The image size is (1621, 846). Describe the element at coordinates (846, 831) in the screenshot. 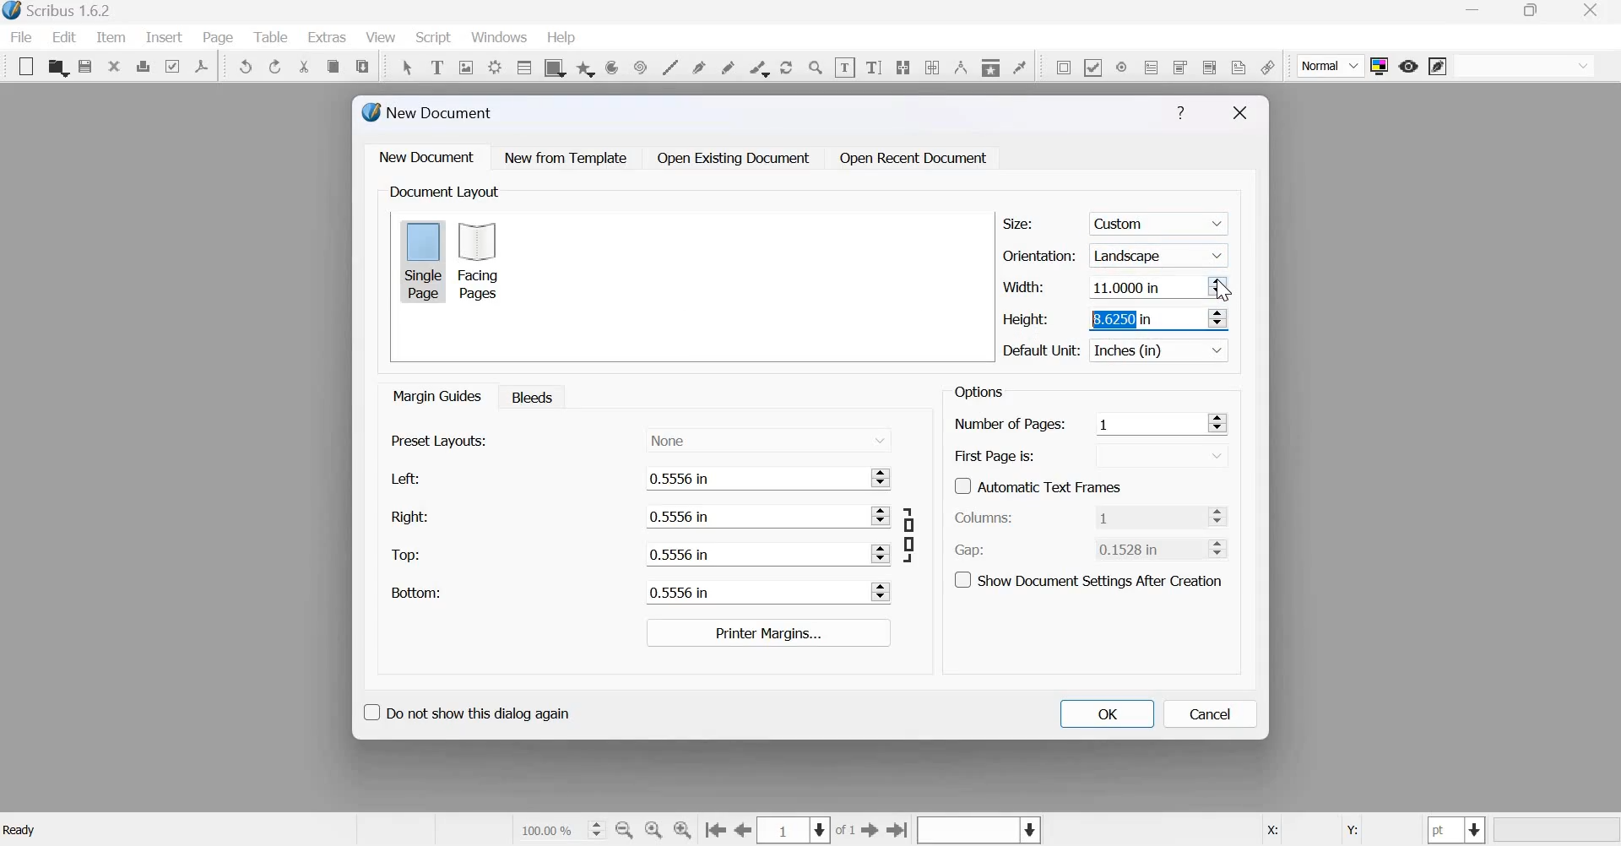

I see `of 1` at that location.